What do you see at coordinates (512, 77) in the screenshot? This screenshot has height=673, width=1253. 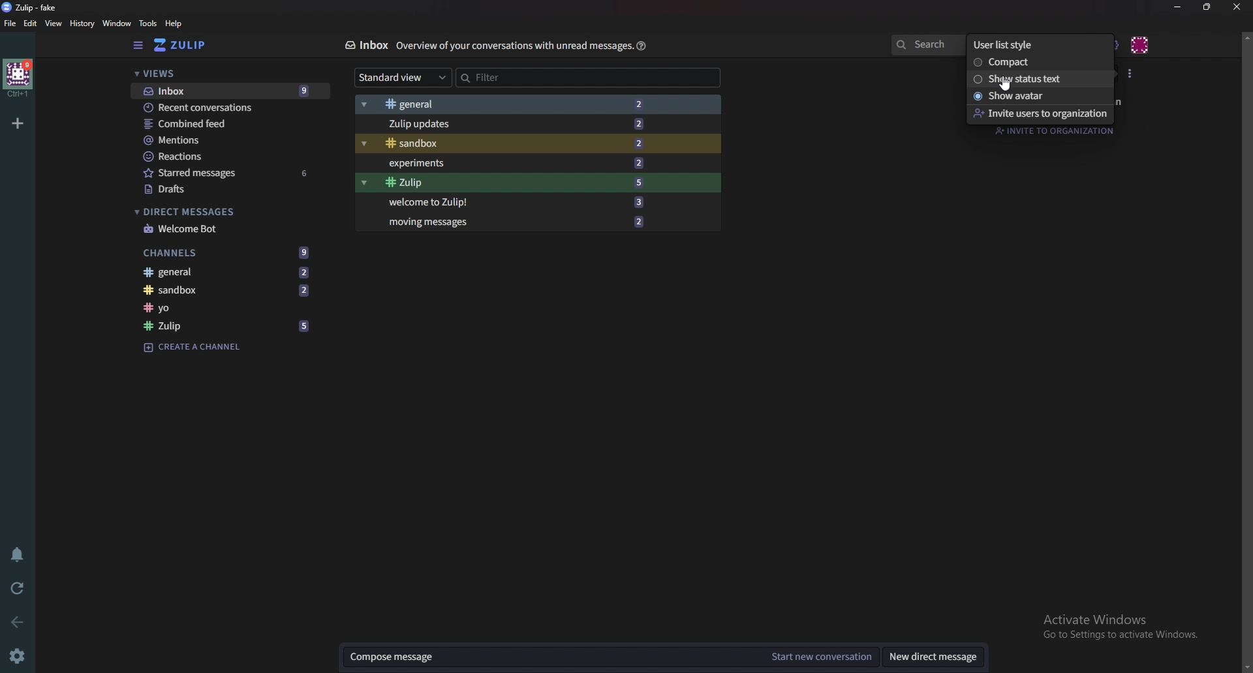 I see `Filter` at bounding box center [512, 77].